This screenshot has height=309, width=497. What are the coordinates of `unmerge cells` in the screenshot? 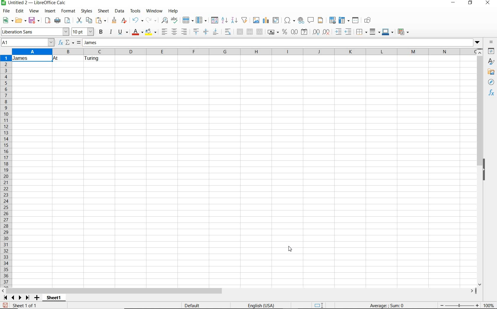 It's located at (260, 31).